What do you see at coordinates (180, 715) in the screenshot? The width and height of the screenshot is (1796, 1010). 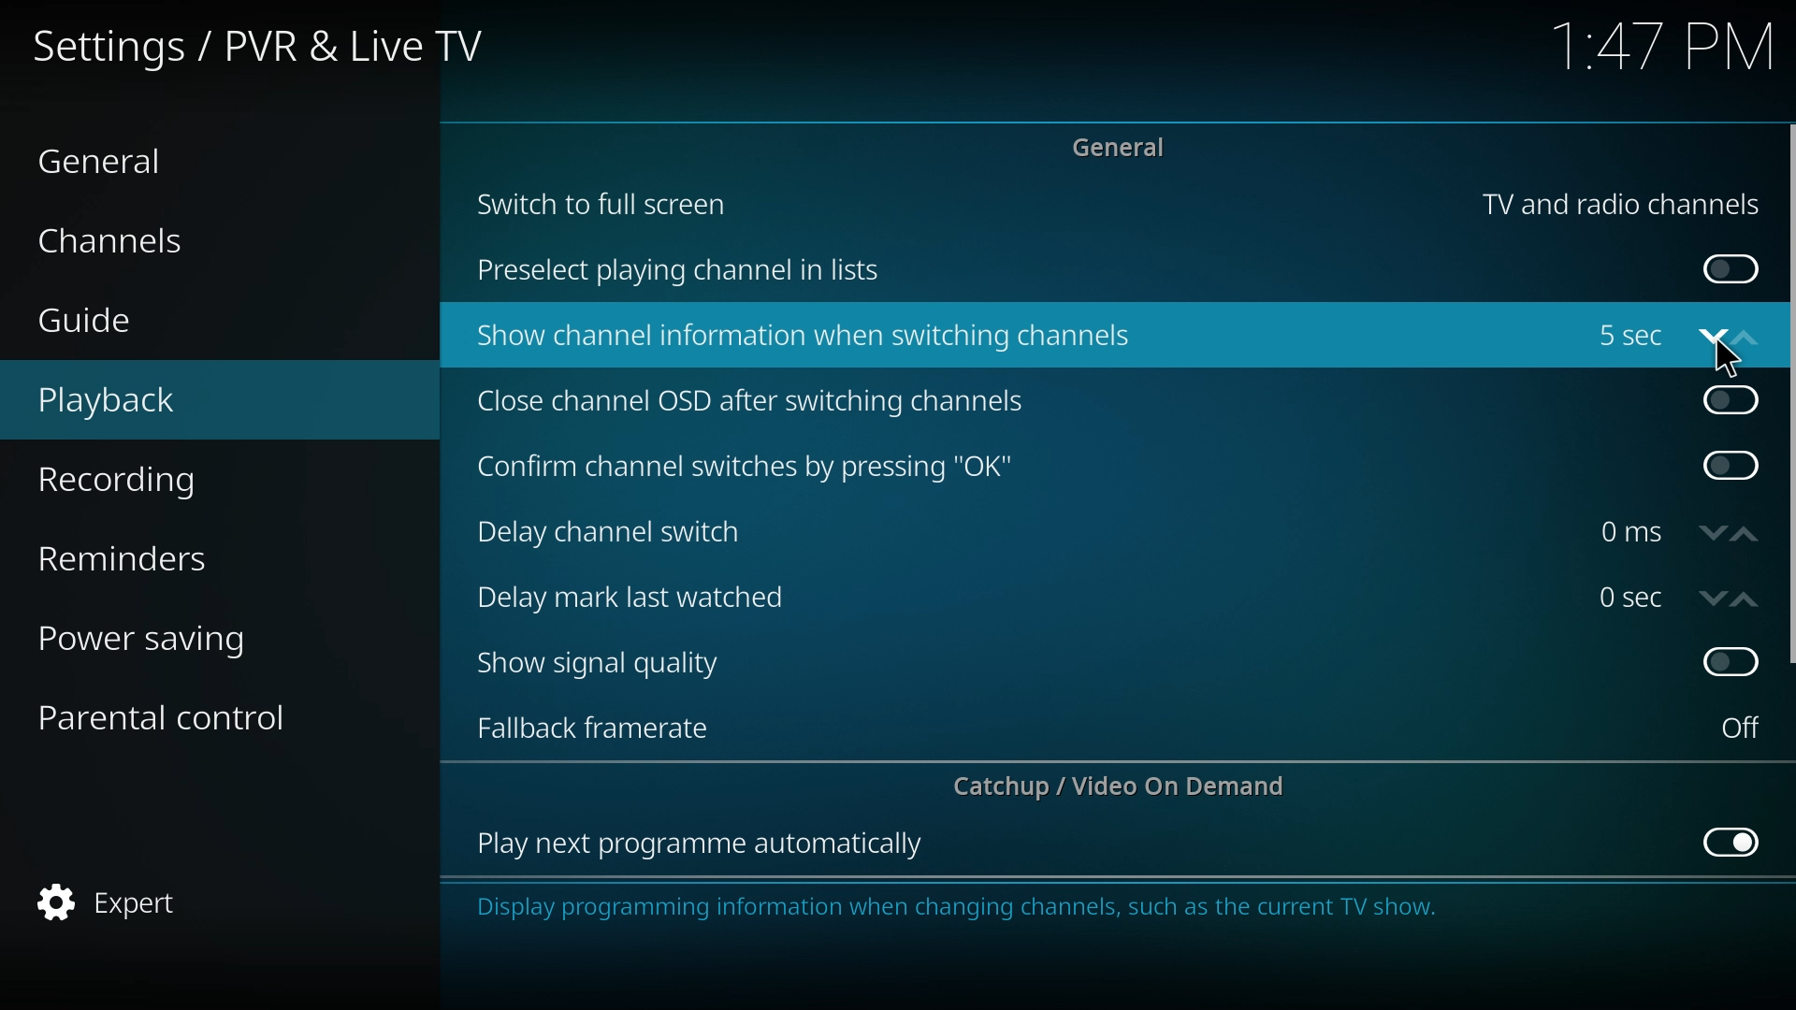 I see `parental control` at bounding box center [180, 715].